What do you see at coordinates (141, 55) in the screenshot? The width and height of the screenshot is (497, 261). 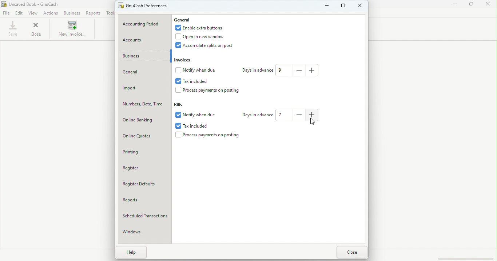 I see `Business` at bounding box center [141, 55].